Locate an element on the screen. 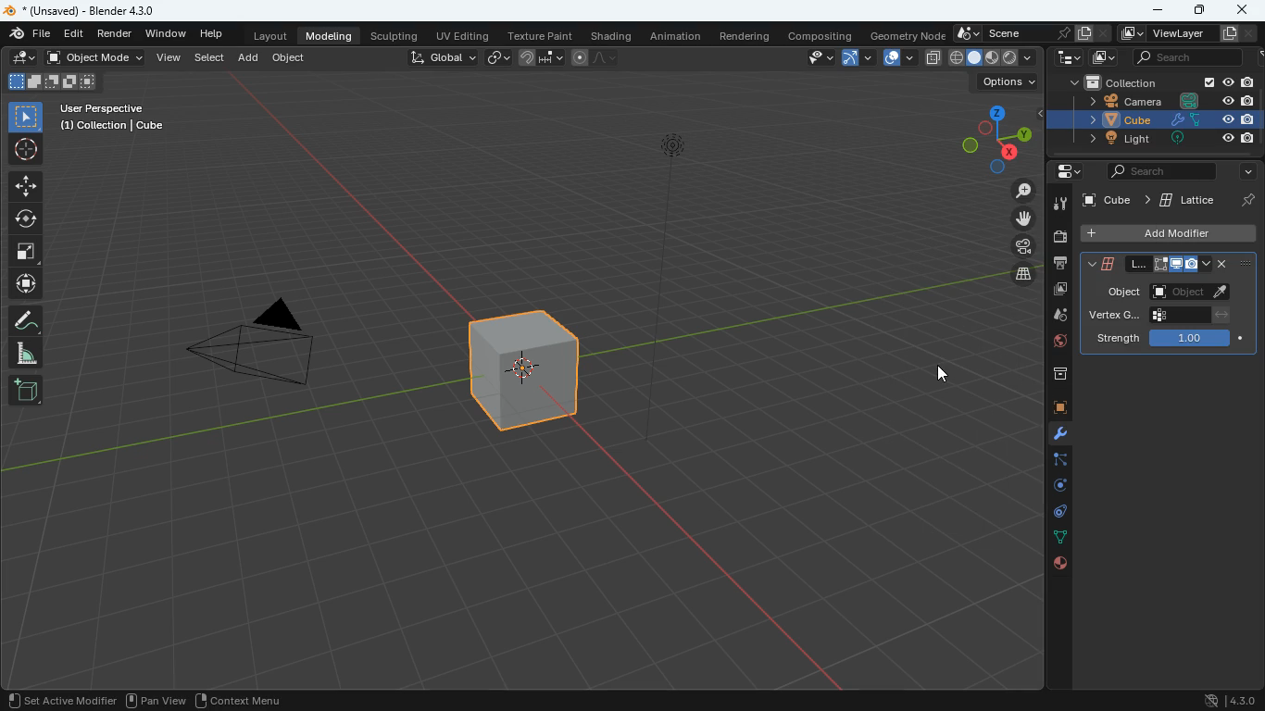 The width and height of the screenshot is (1265, 711). new is located at coordinates (28, 392).